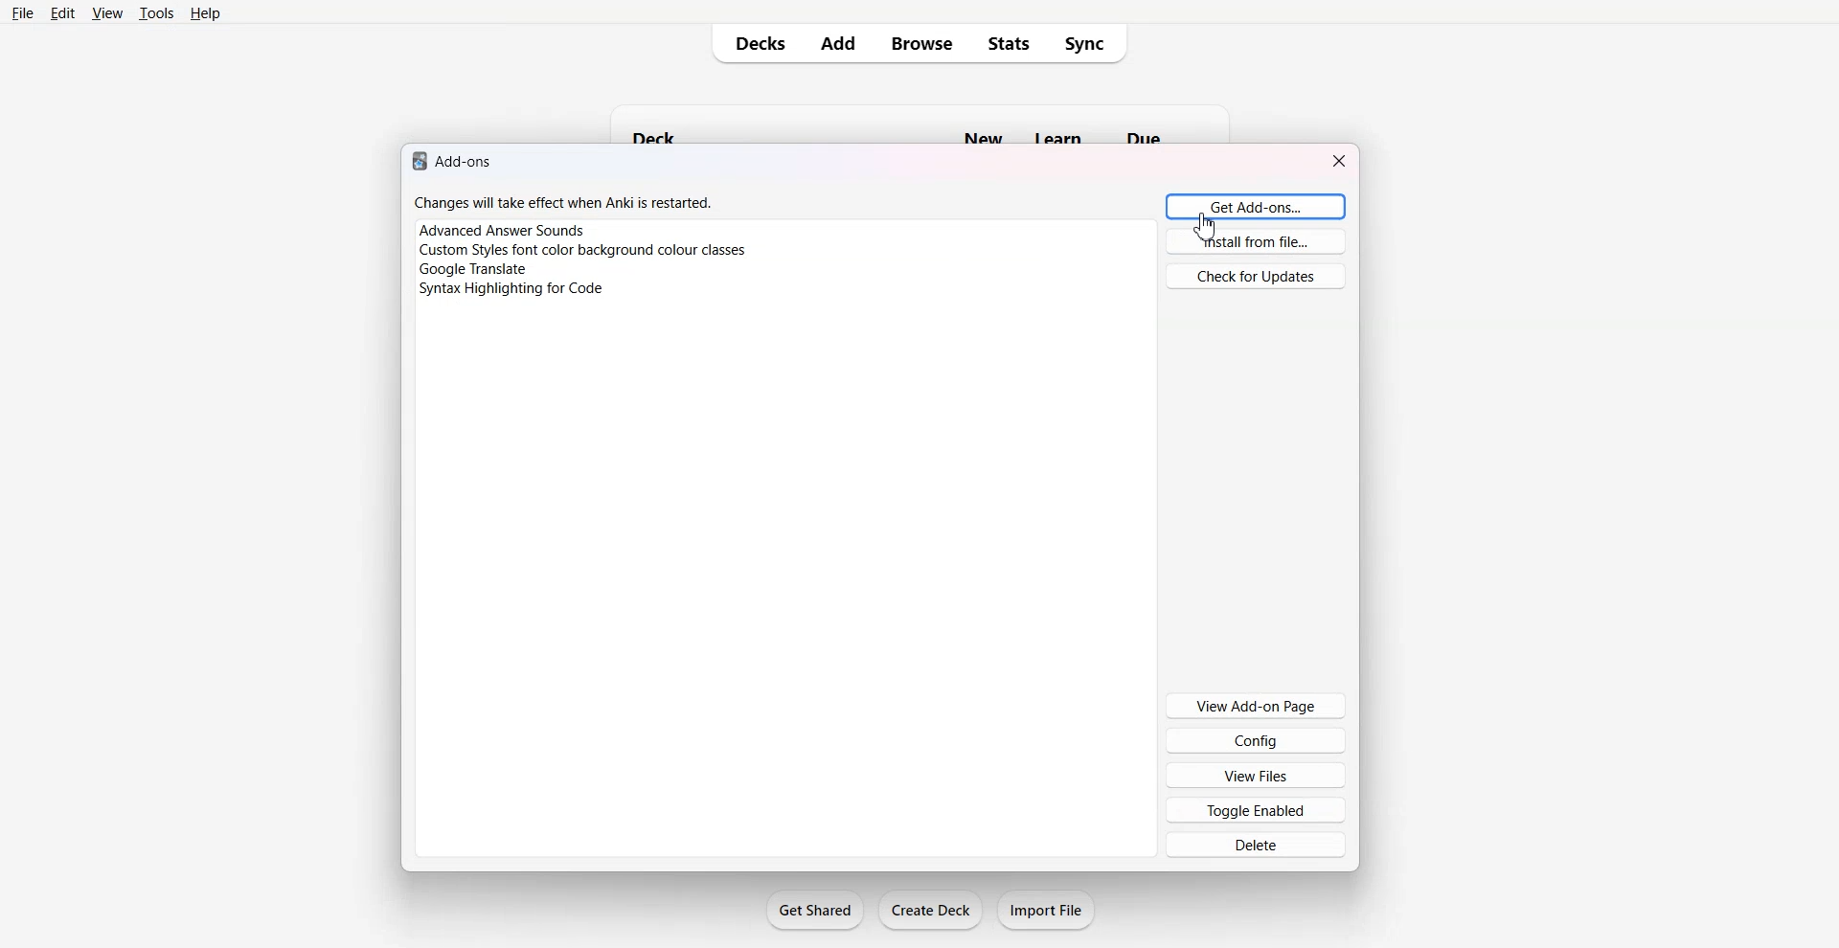 This screenshot has width=1839, height=948. Describe the element at coordinates (511, 289) in the screenshot. I see `syntax highlighting for code` at that location.